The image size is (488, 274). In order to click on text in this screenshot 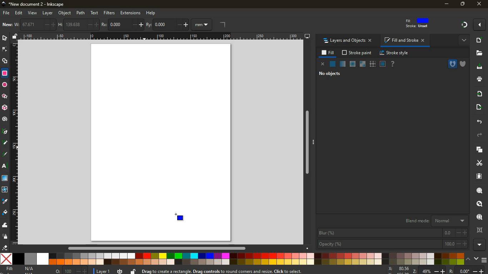, I will do `click(95, 13)`.